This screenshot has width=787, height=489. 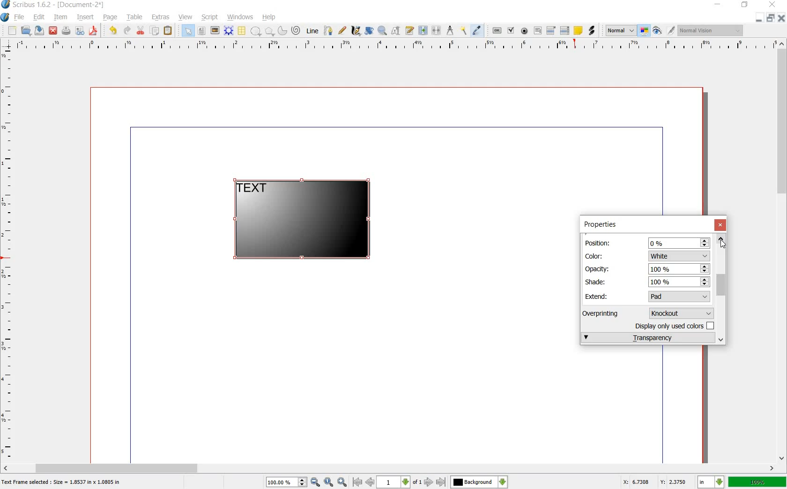 What do you see at coordinates (6, 5) in the screenshot?
I see `logo` at bounding box center [6, 5].